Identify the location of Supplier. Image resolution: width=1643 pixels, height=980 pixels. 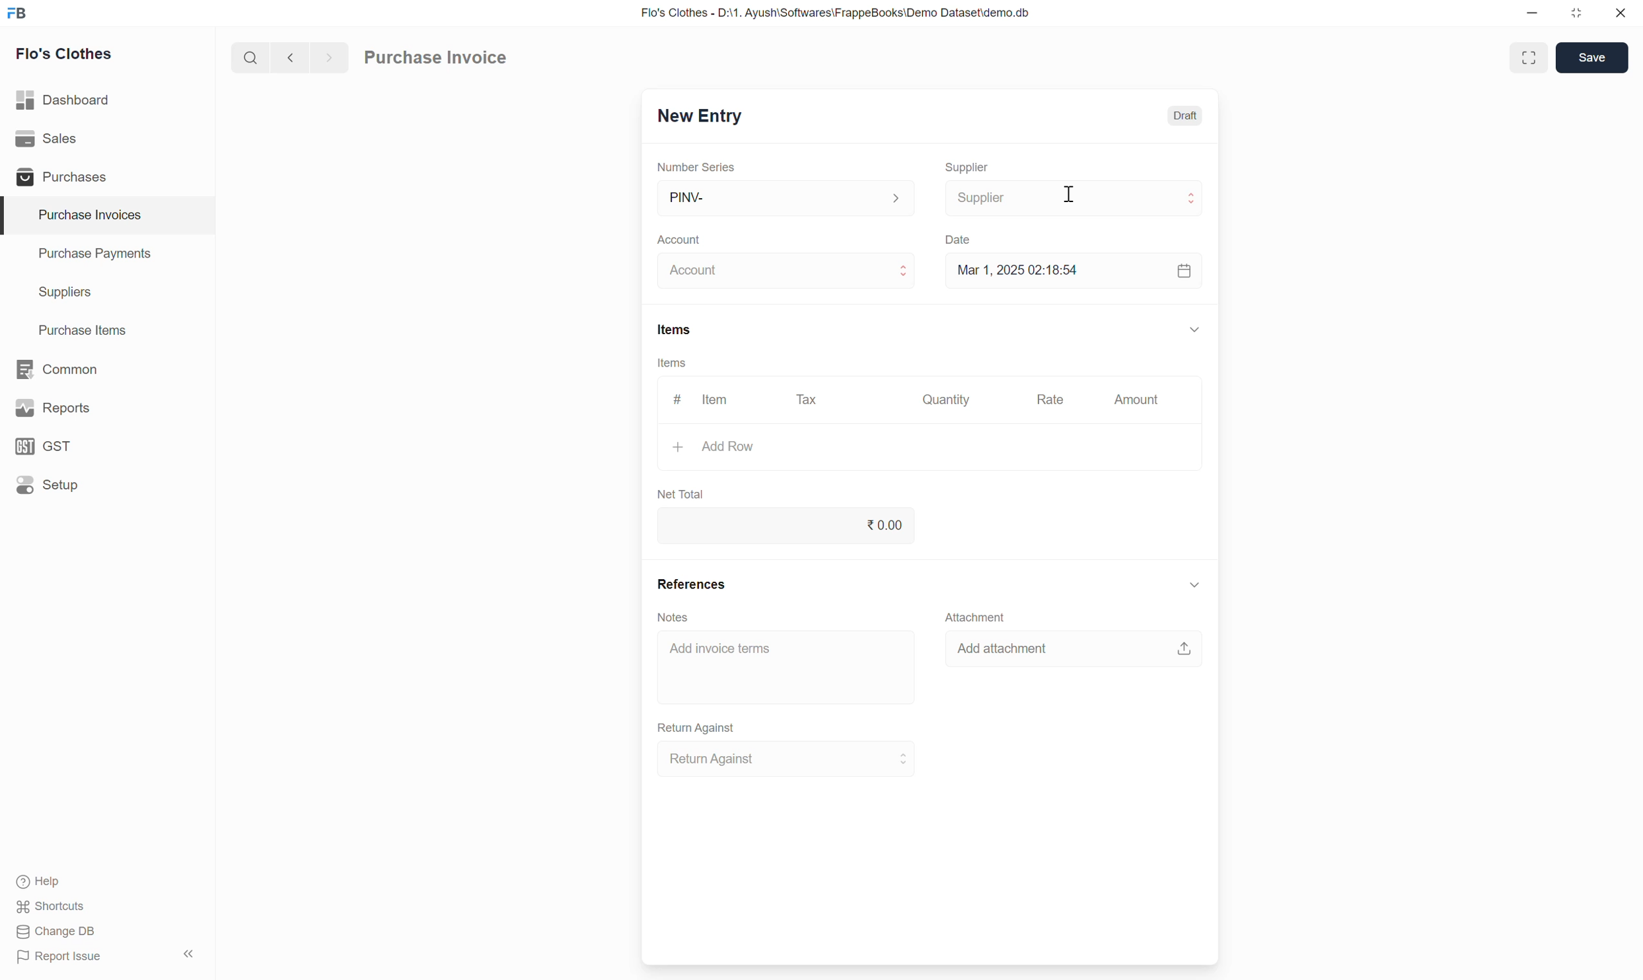
(967, 168).